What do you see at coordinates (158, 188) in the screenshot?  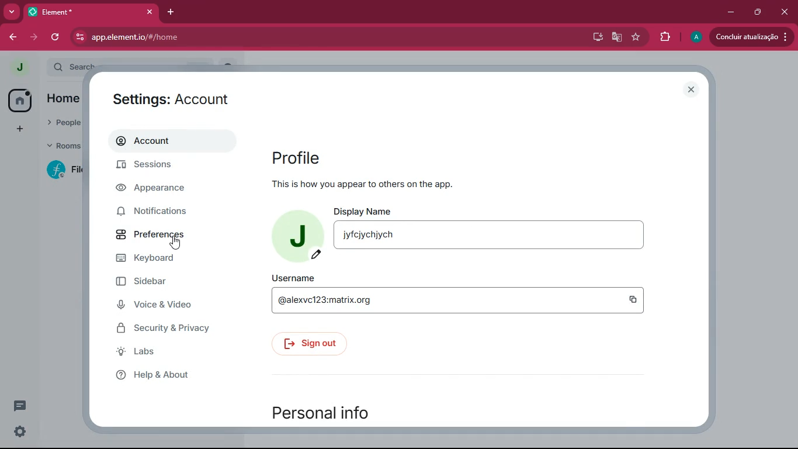 I see `appearance` at bounding box center [158, 188].